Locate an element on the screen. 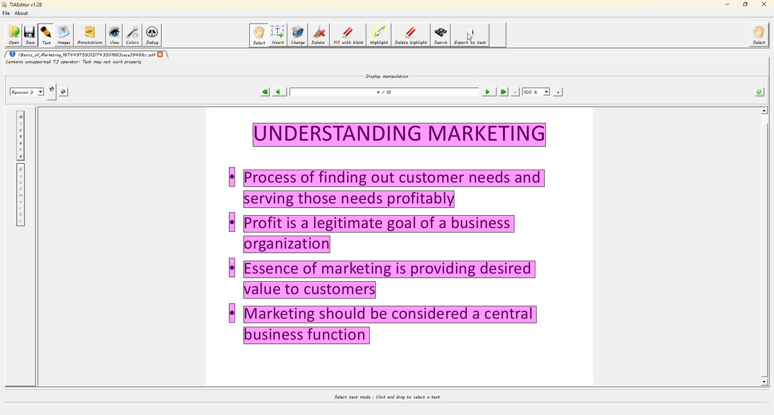   is located at coordinates (232, 220).